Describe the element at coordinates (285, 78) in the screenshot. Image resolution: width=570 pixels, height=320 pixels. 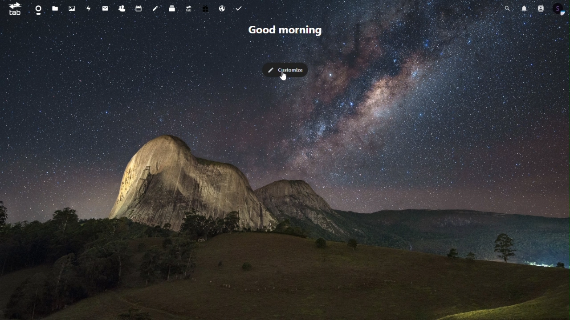
I see `Cursor` at that location.